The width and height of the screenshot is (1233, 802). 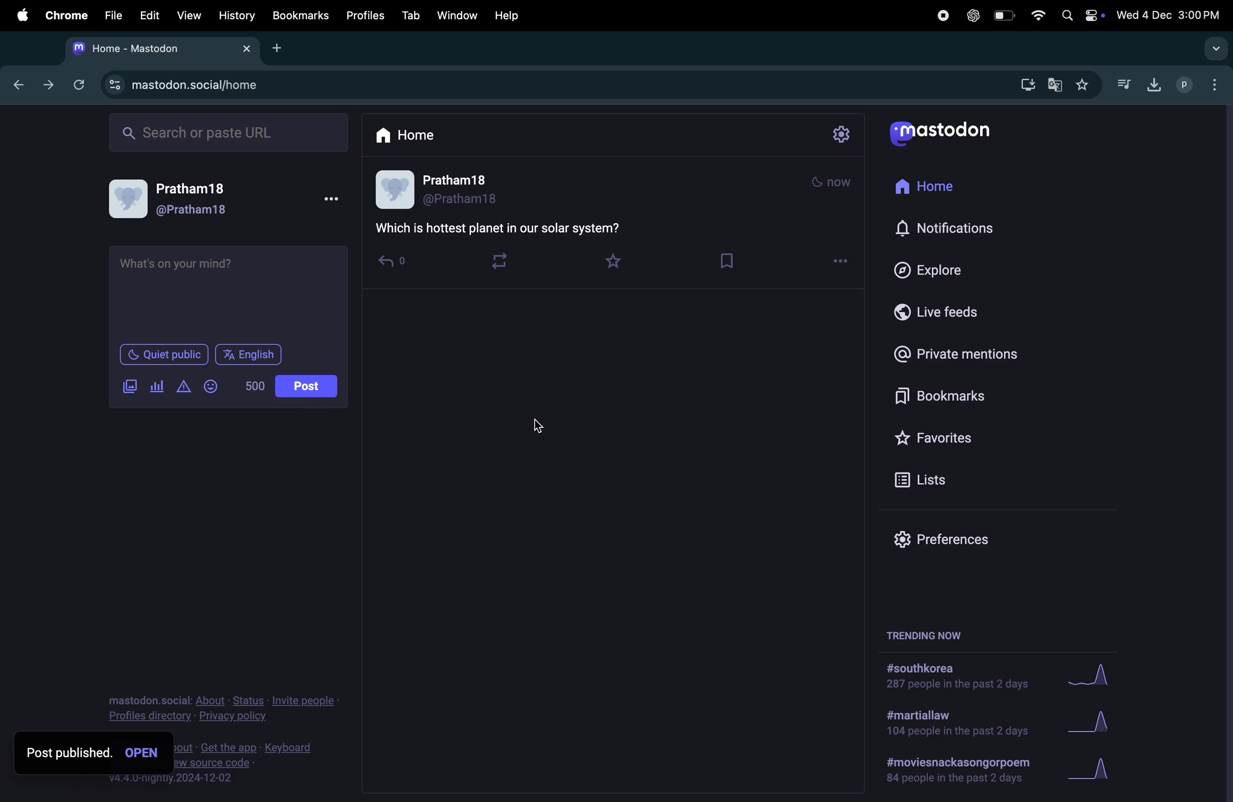 I want to click on profiles, so click(x=1196, y=85).